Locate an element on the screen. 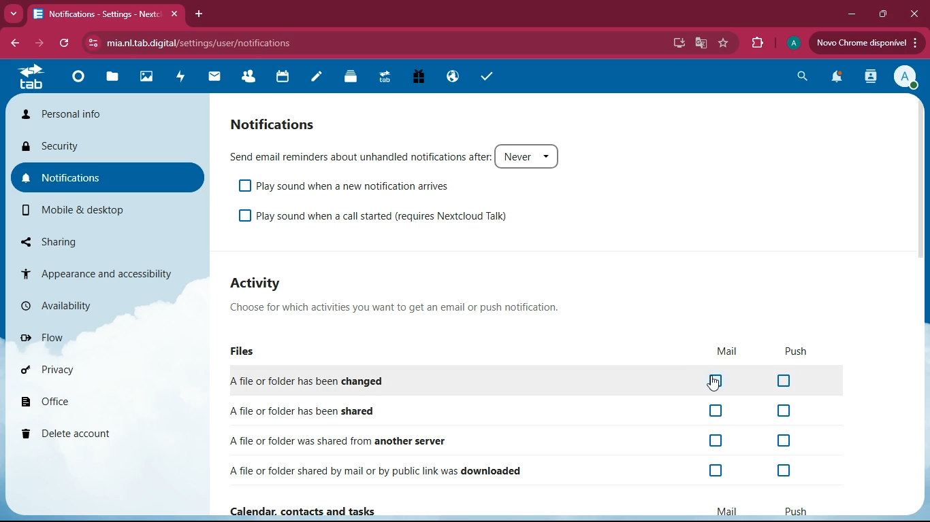 The width and height of the screenshot is (930, 522). tab is located at coordinates (387, 79).